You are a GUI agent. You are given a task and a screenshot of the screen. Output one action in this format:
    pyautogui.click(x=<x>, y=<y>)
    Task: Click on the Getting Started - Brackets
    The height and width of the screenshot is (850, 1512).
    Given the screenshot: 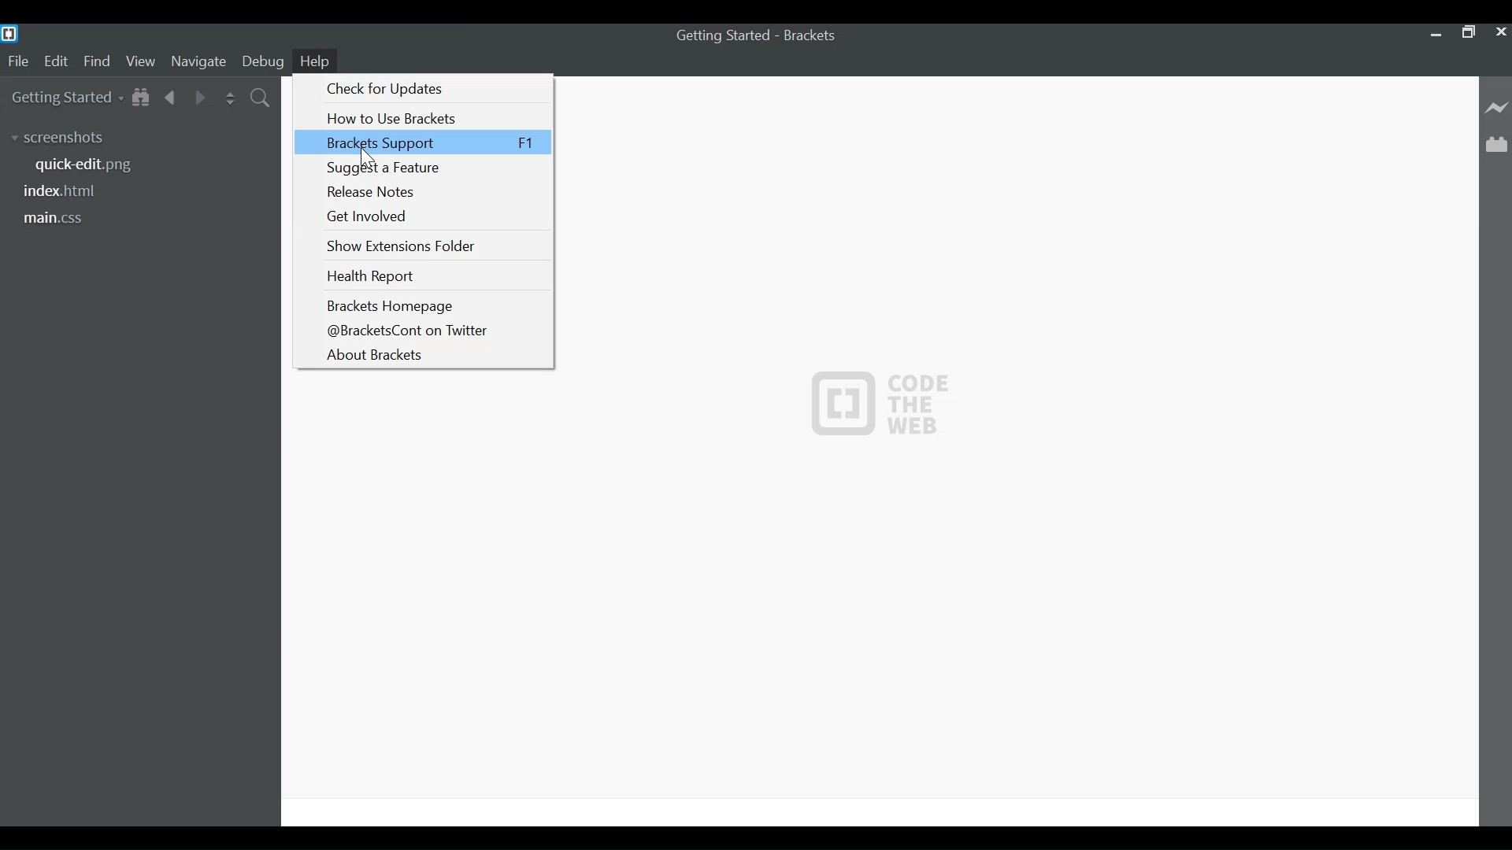 What is the action you would take?
    pyautogui.click(x=758, y=39)
    